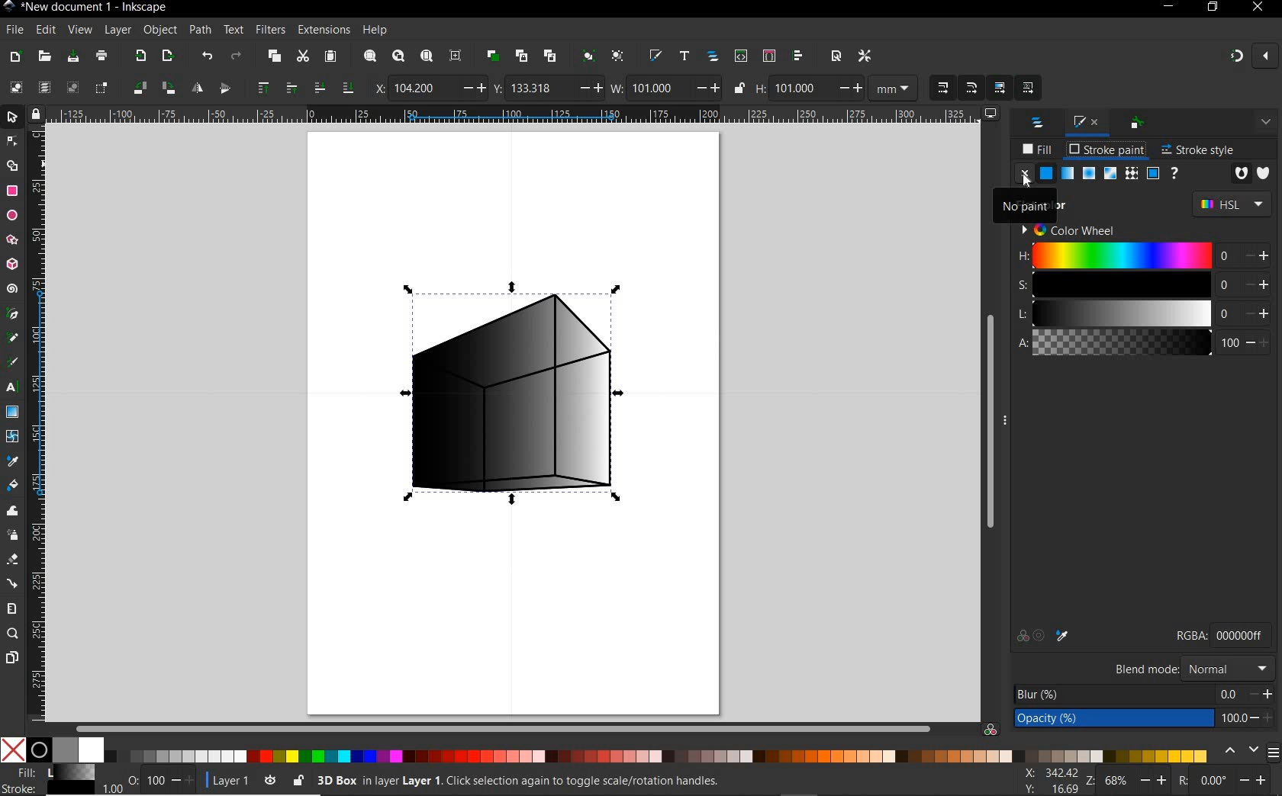 Image resolution: width=1282 pixels, height=796 pixels. I want to click on DROPPER TOOL, so click(12, 461).